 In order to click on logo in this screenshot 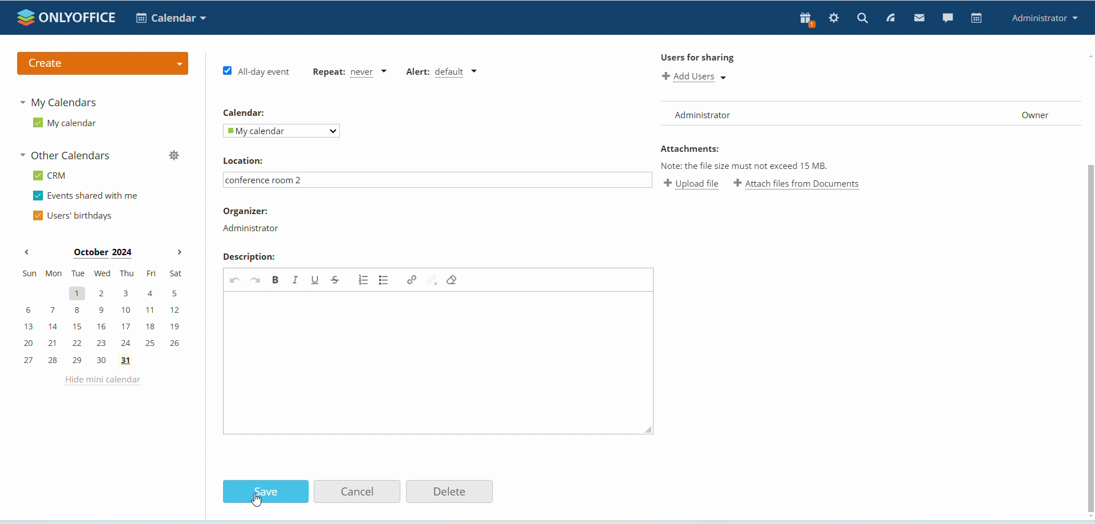, I will do `click(67, 17)`.